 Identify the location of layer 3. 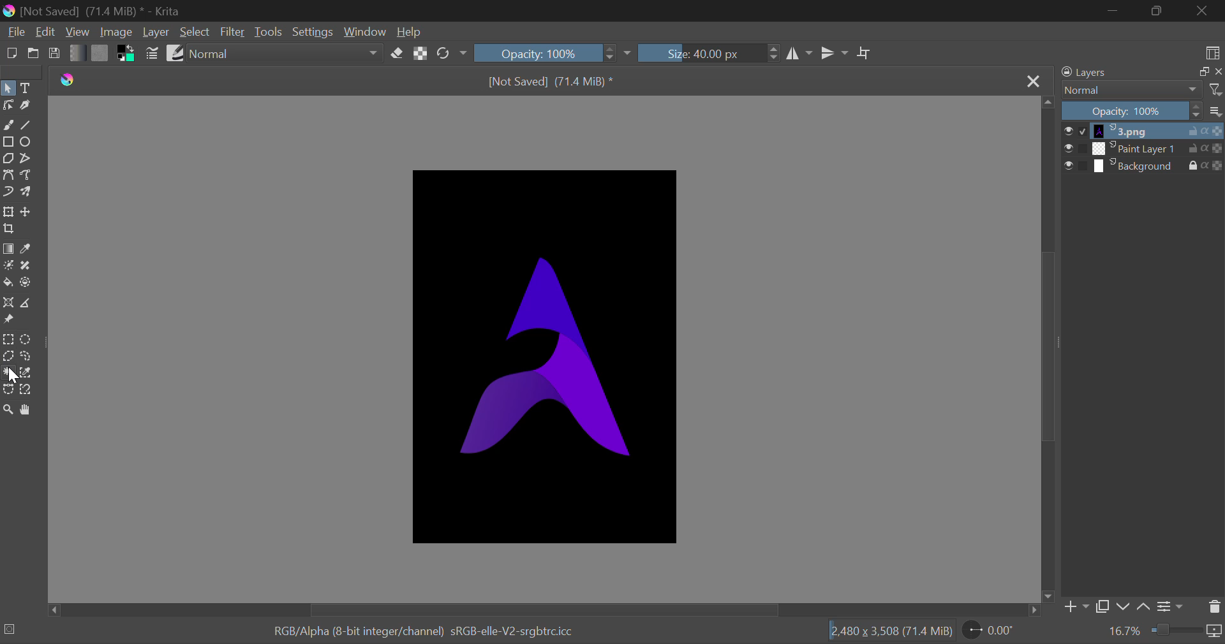
(1135, 165).